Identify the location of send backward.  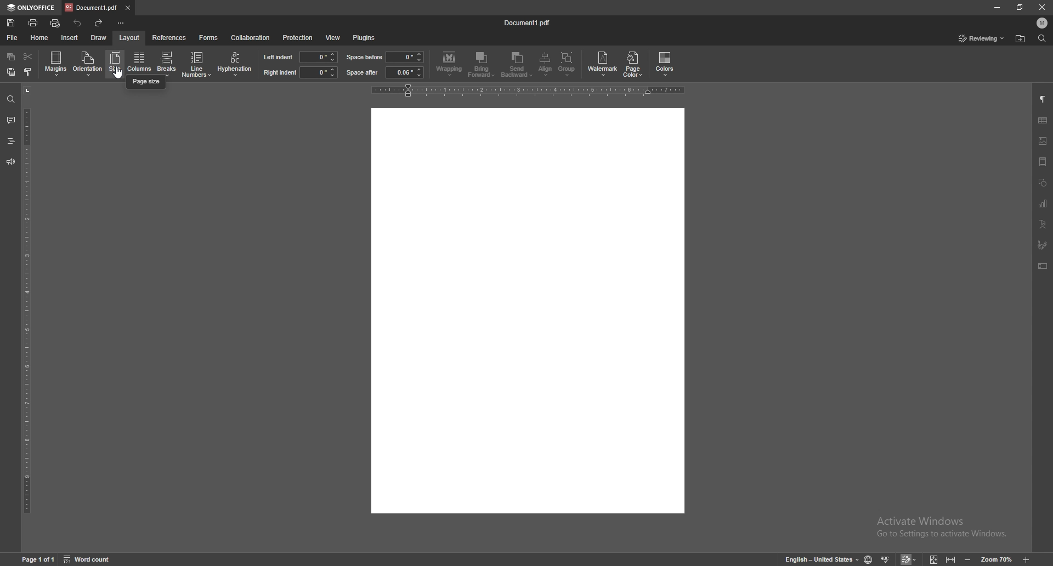
(518, 65).